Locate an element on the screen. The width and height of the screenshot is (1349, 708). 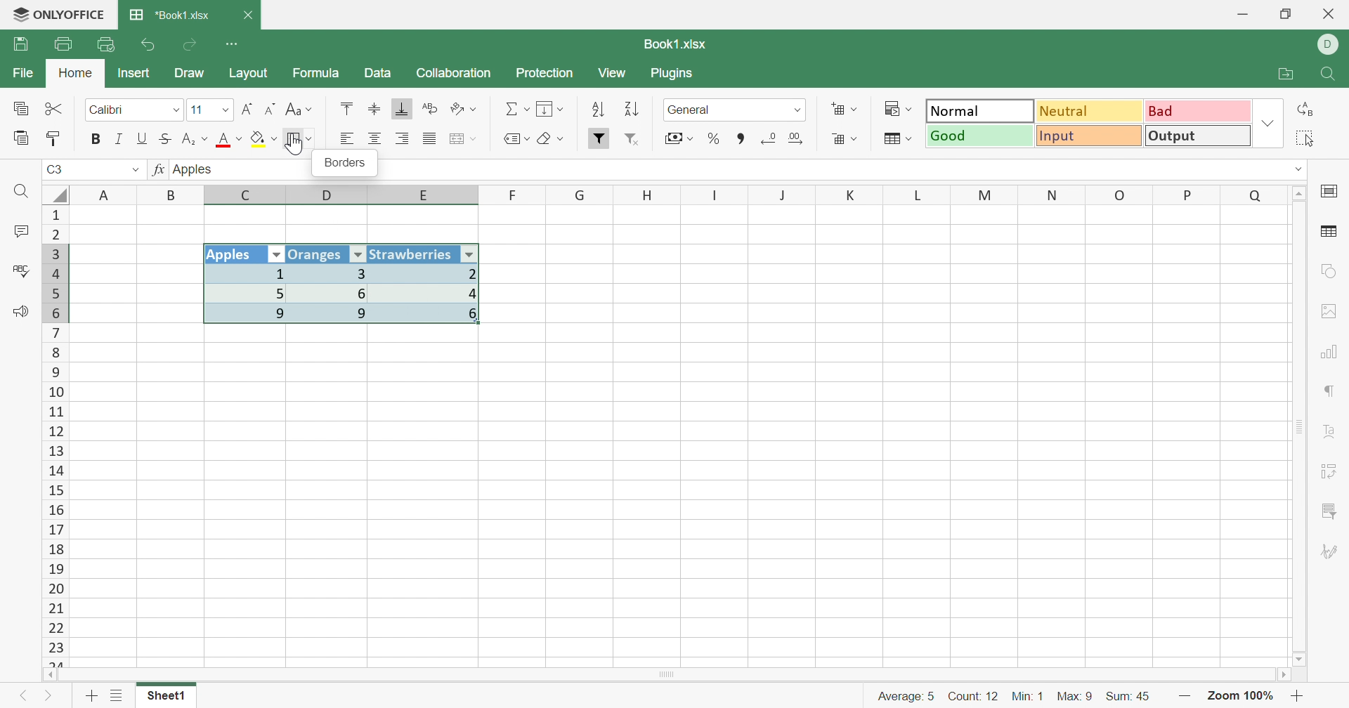
shape settings is located at coordinates (1327, 271).